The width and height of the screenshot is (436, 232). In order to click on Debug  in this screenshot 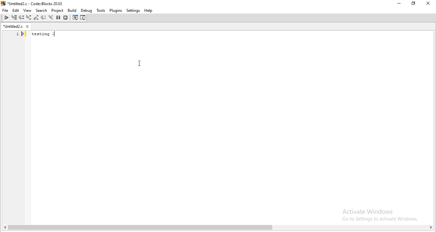, I will do `click(86, 11)`.